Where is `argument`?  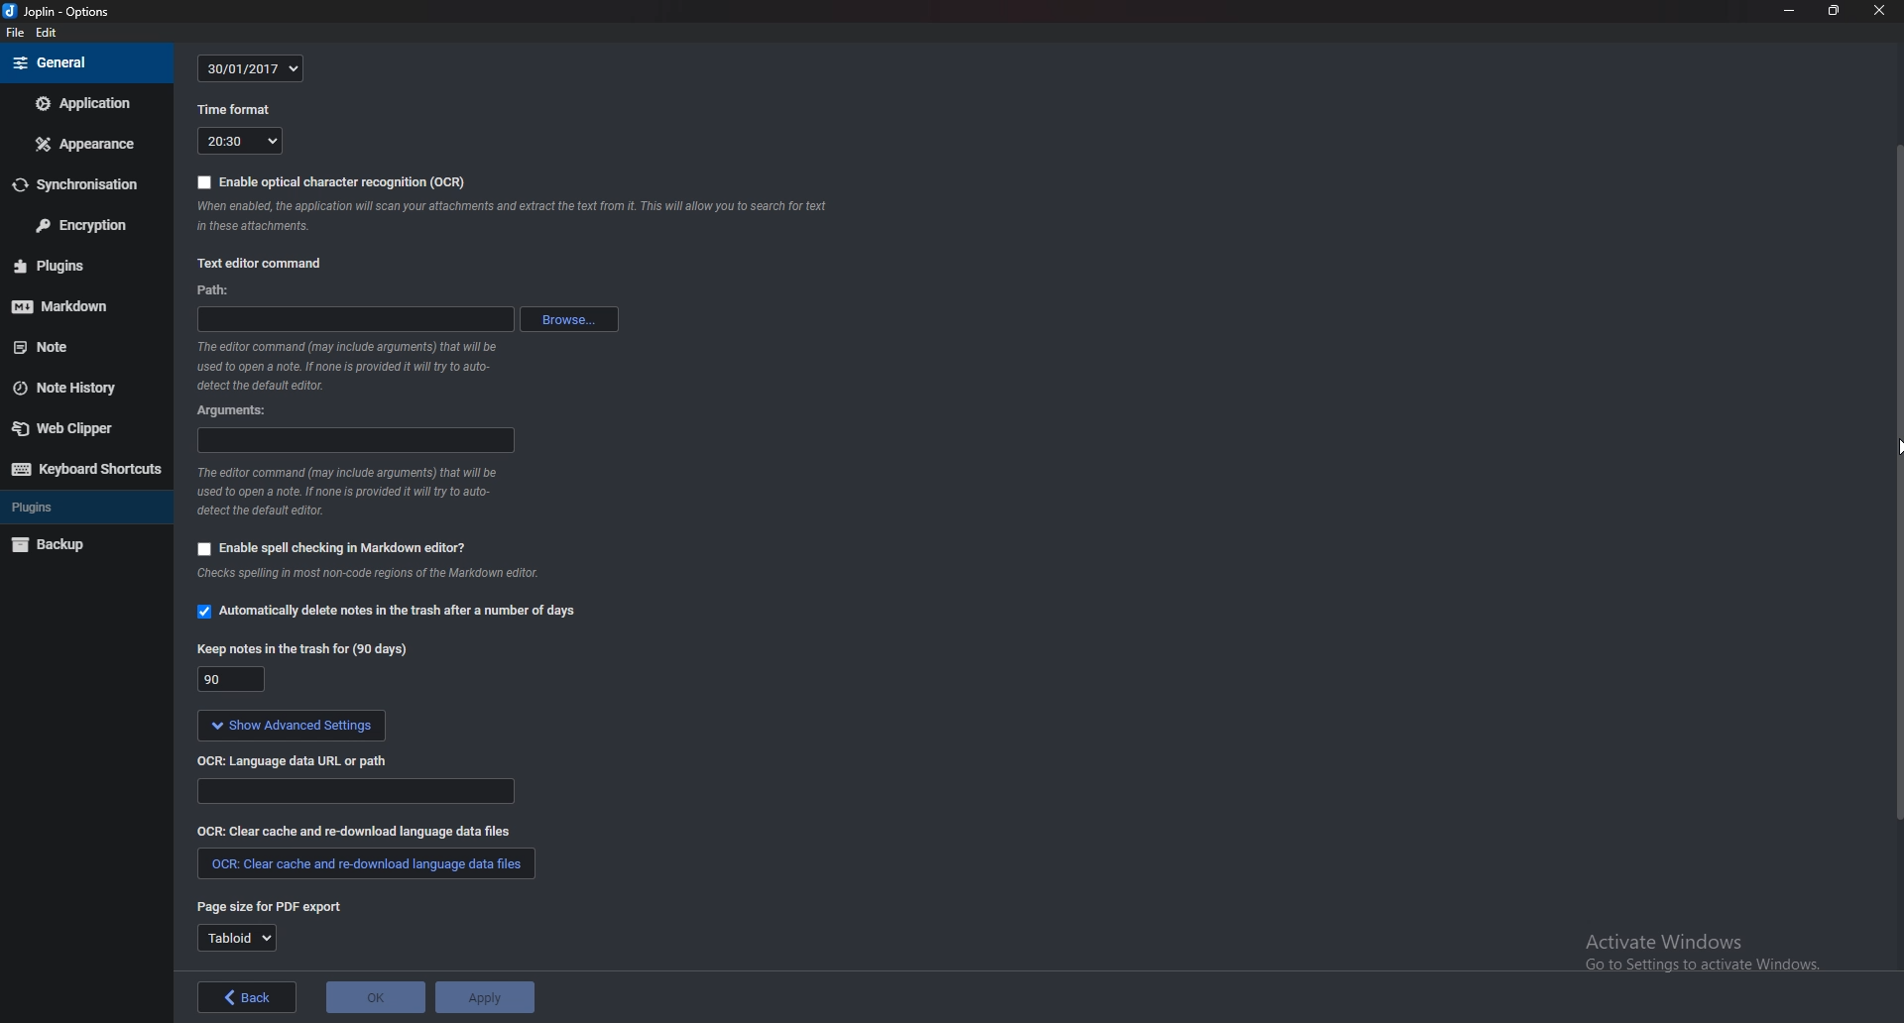 argument is located at coordinates (355, 441).